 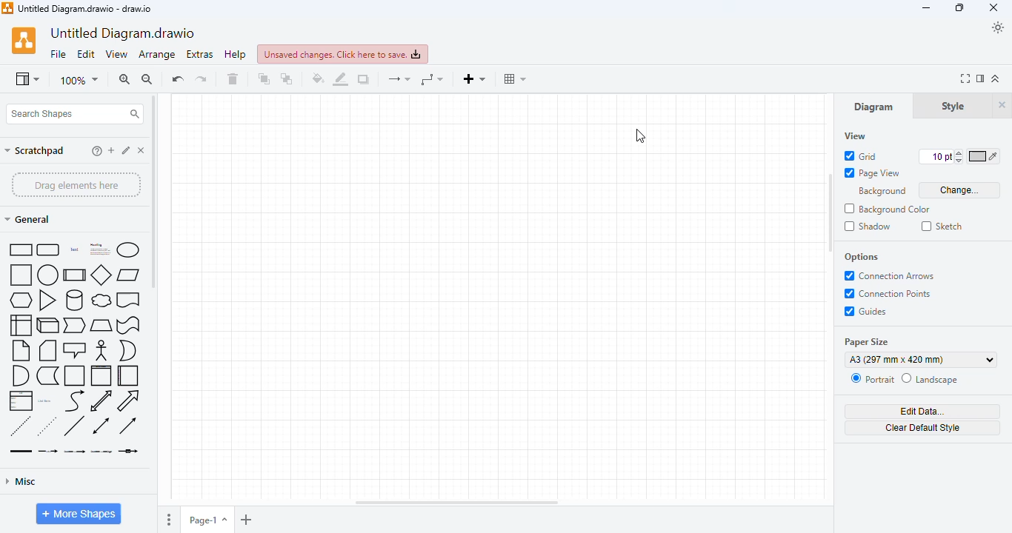 What do you see at coordinates (855, 136) in the screenshot?
I see `view` at bounding box center [855, 136].